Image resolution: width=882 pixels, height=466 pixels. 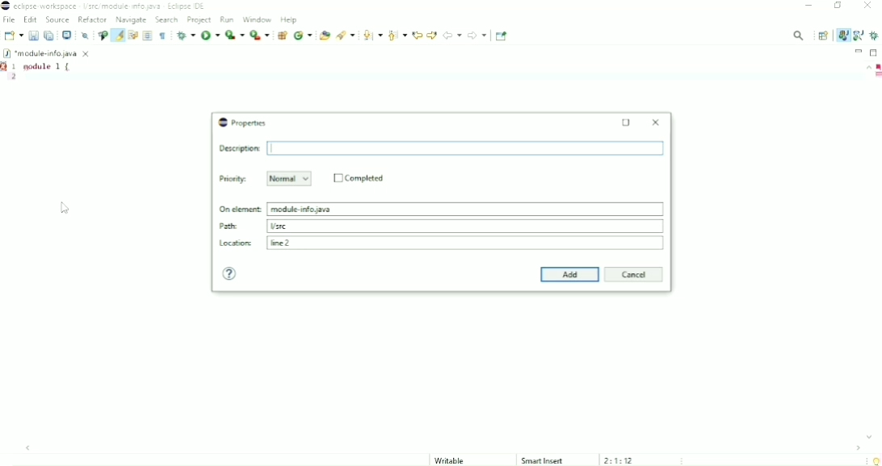 I want to click on Open Type, so click(x=324, y=35).